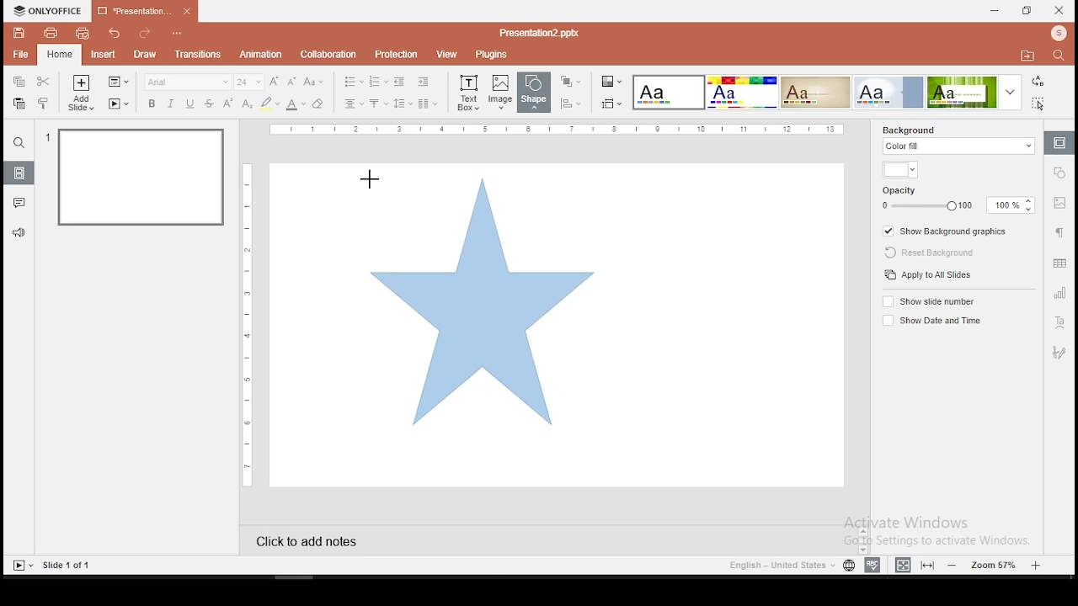 The height and width of the screenshot is (606, 1078). I want to click on customize quick access toolbar, so click(178, 30).